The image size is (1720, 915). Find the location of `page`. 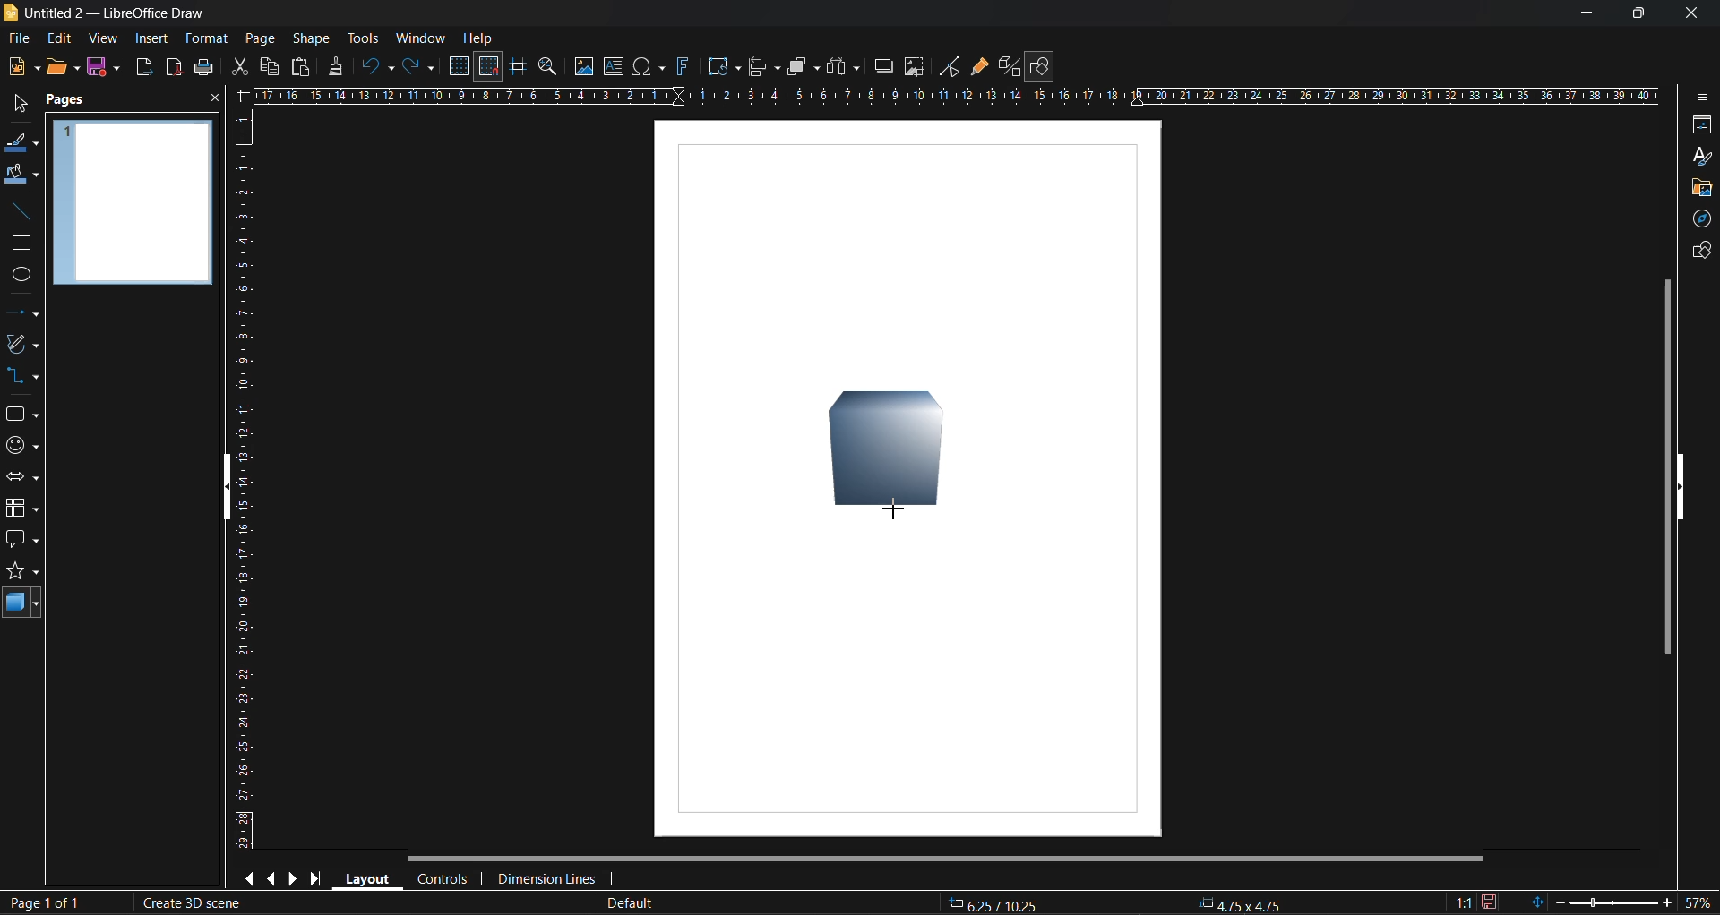

page is located at coordinates (259, 38).